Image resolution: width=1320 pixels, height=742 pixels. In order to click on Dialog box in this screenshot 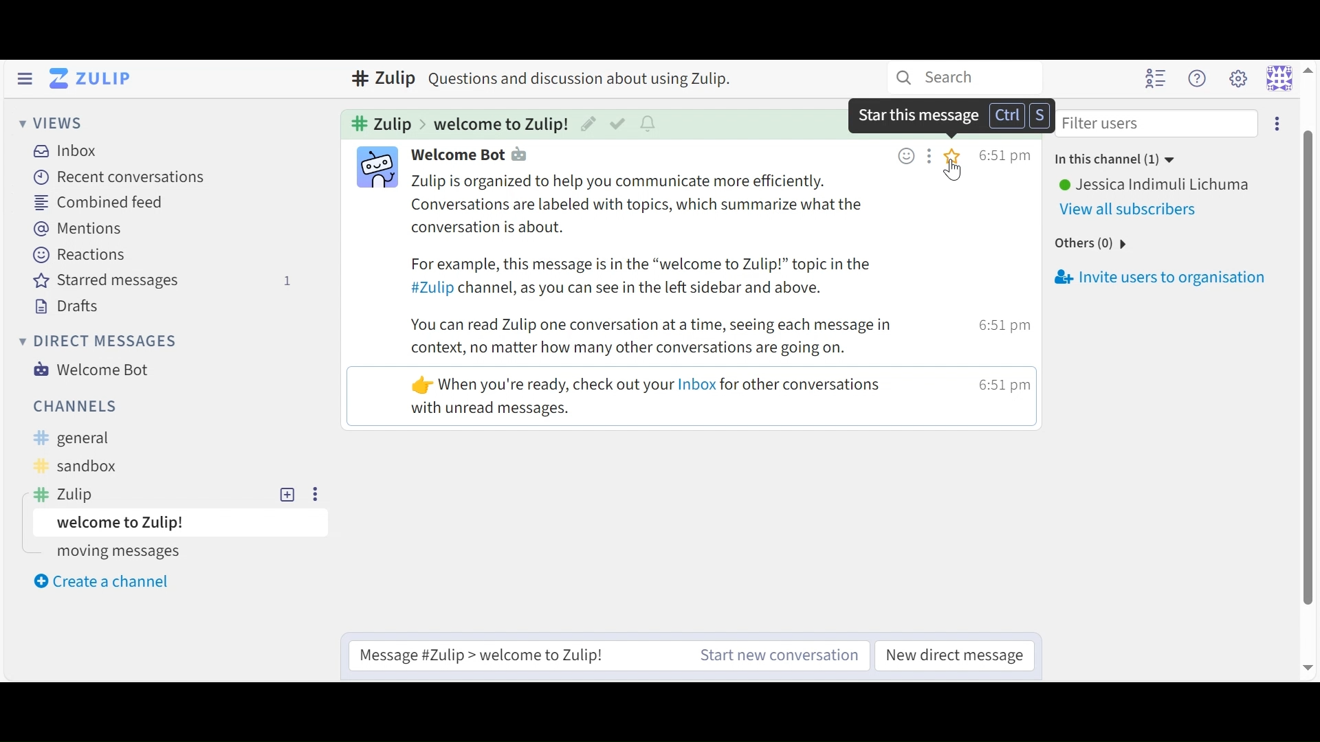, I will do `click(950, 115)`.